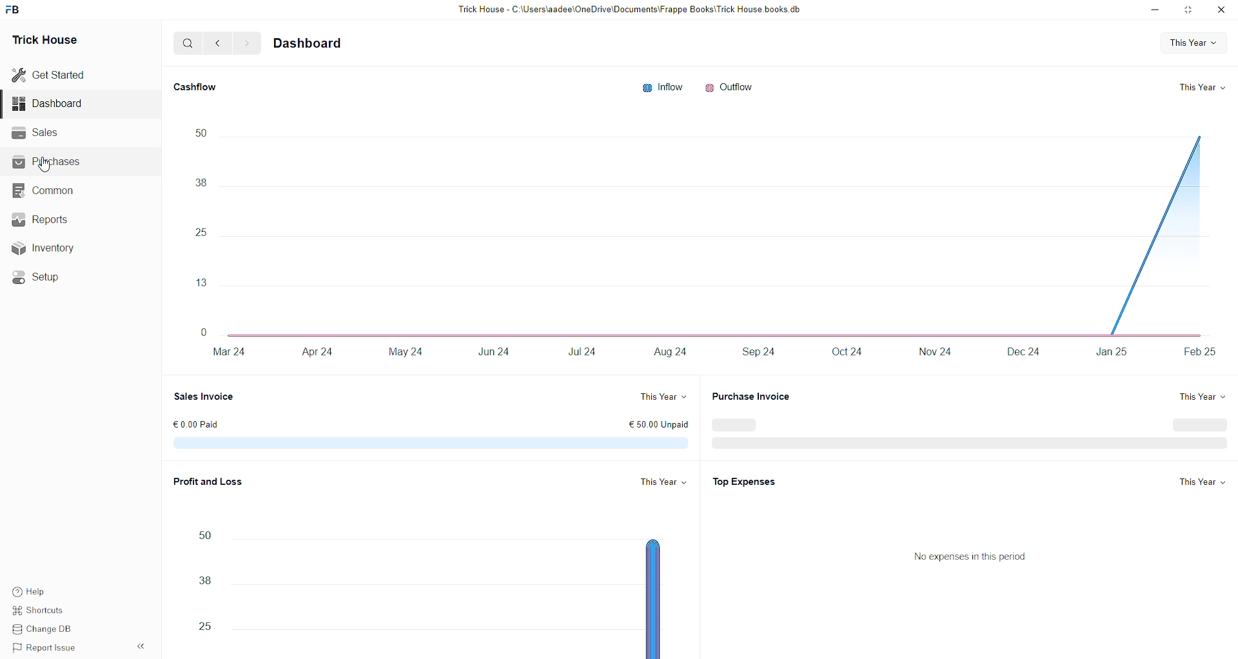  I want to click on Report Issue, so click(42, 646).